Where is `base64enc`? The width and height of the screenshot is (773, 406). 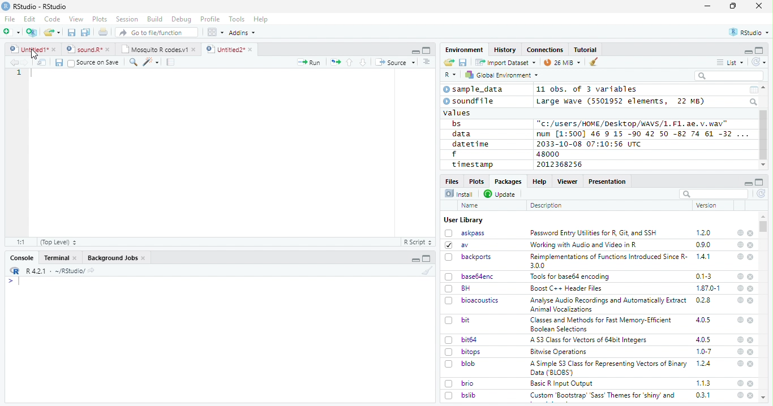 base64enc is located at coordinates (470, 276).